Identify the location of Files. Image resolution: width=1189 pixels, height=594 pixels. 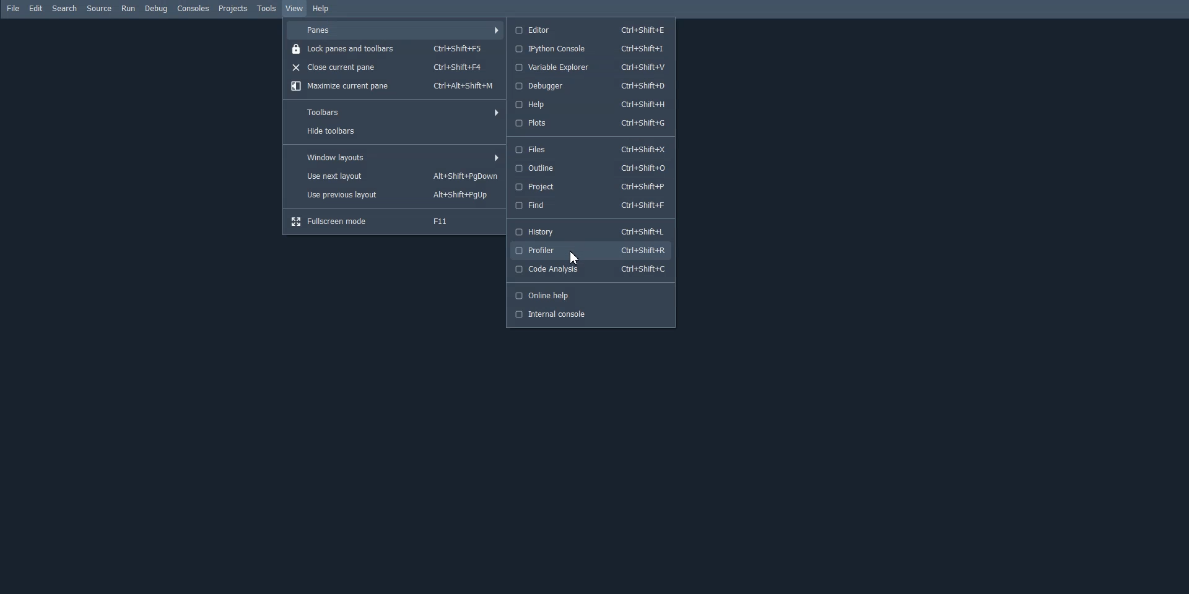
(589, 149).